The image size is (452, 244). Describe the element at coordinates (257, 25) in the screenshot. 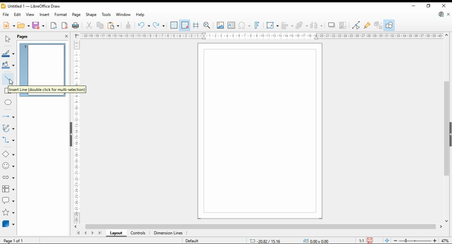

I see `insert fontwork text` at that location.